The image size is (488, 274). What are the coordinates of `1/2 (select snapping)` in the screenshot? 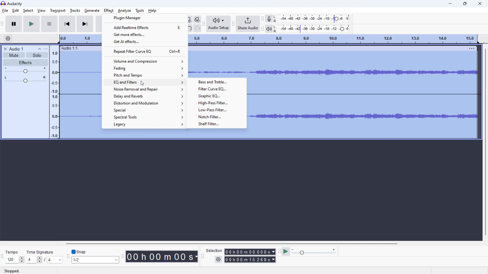 It's located at (96, 260).